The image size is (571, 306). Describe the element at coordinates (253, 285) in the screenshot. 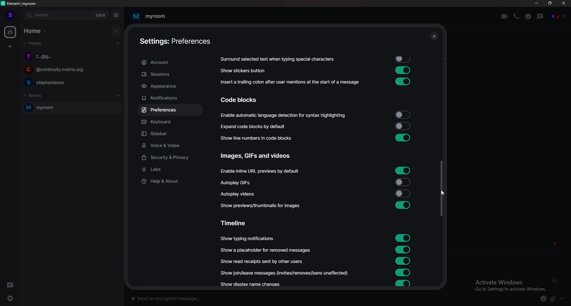

I see `show display name changes` at that location.